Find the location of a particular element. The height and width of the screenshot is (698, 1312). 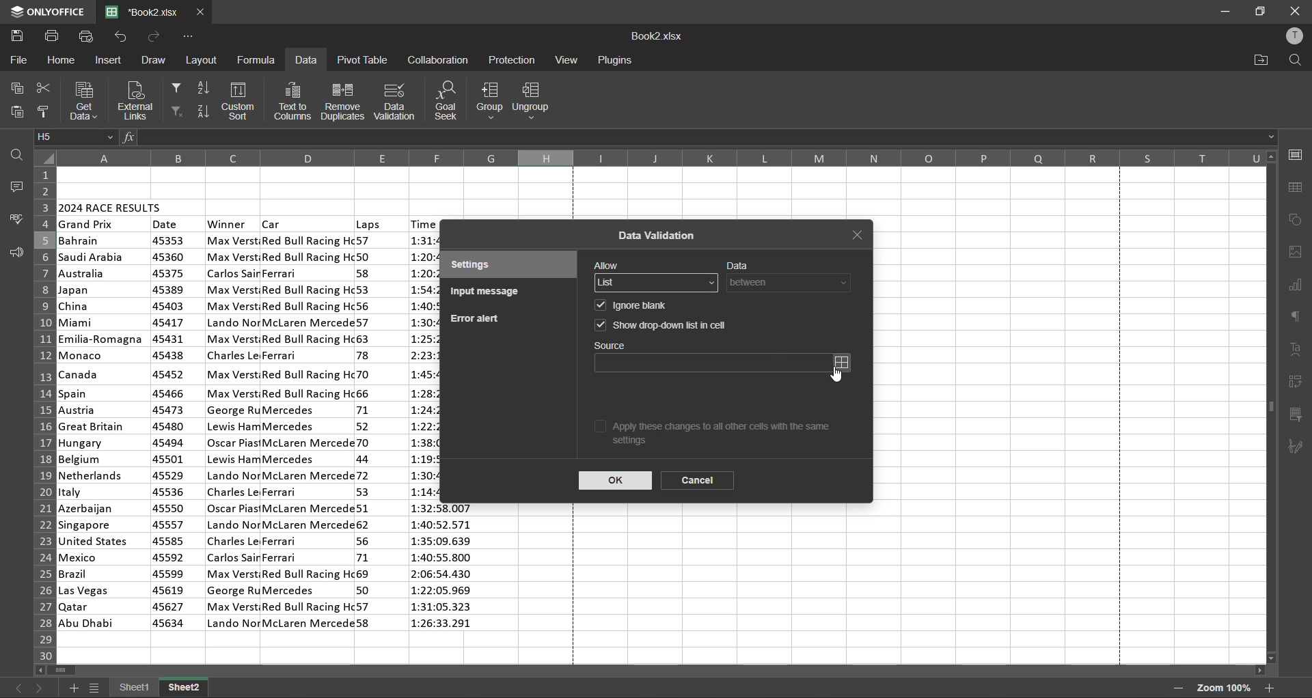

cell settings is located at coordinates (1295, 154).